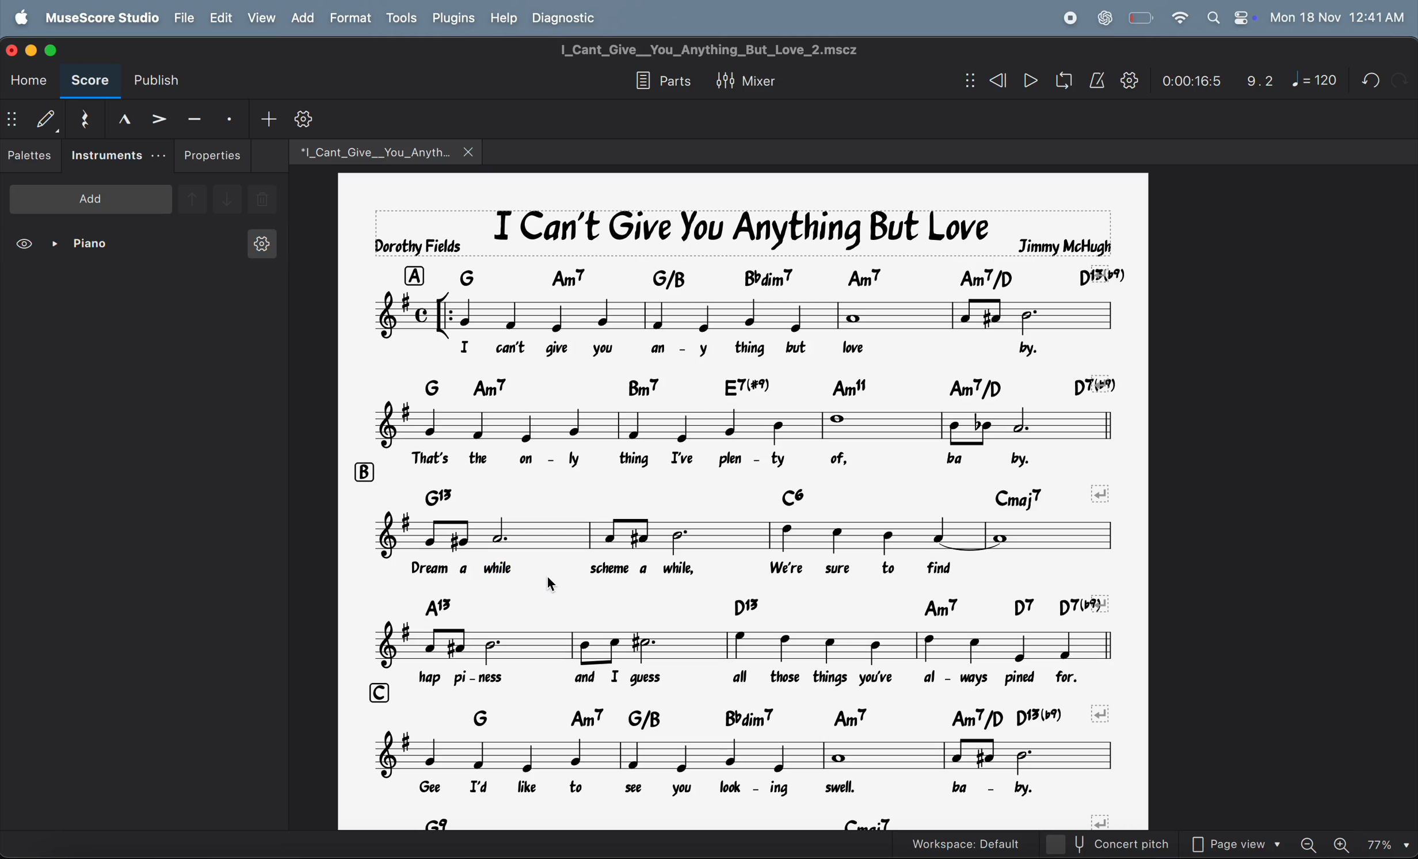 The image size is (1418, 859). What do you see at coordinates (706, 48) in the screenshot?
I see `page title` at bounding box center [706, 48].